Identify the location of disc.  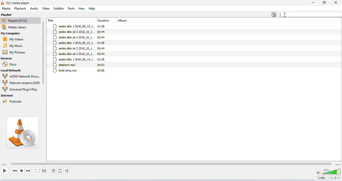
(11, 64).